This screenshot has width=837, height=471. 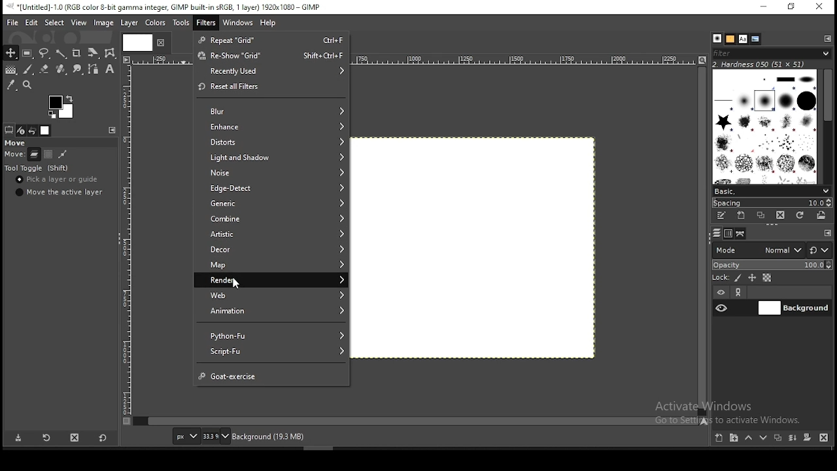 What do you see at coordinates (270, 279) in the screenshot?
I see `render` at bounding box center [270, 279].